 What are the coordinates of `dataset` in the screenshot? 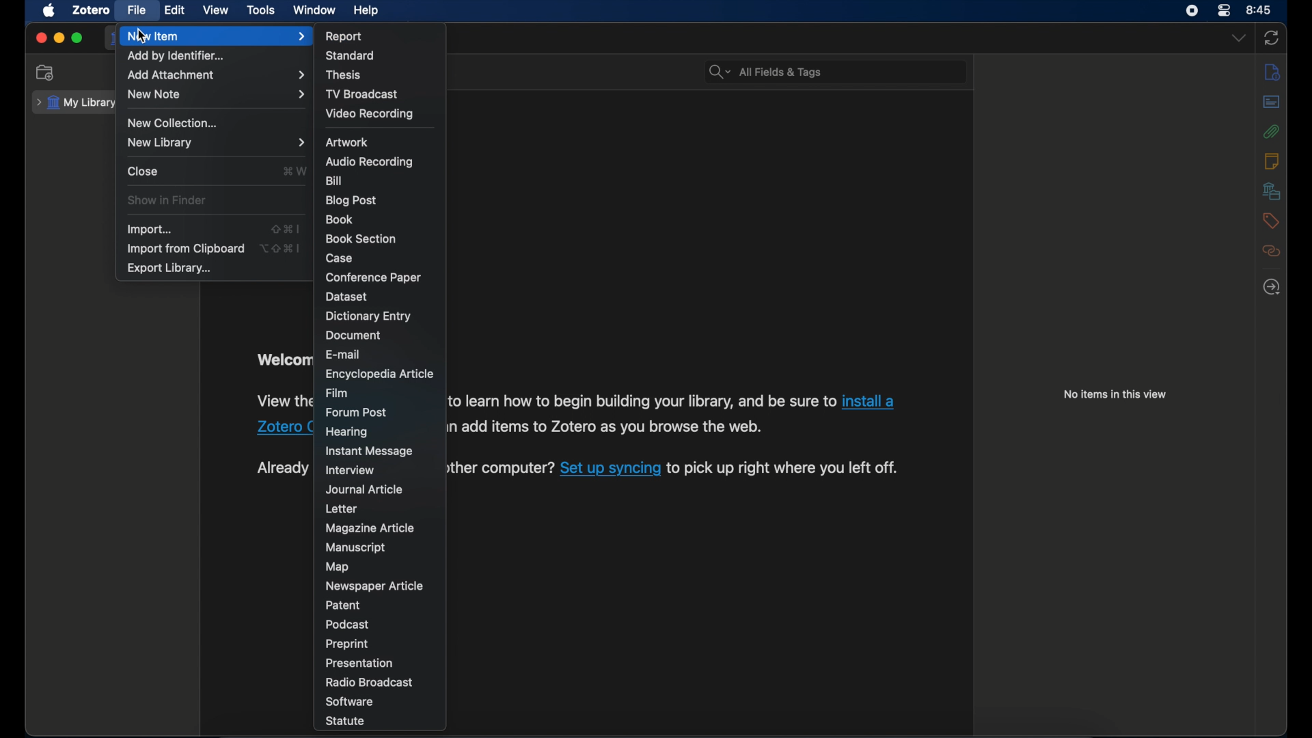 It's located at (348, 297).